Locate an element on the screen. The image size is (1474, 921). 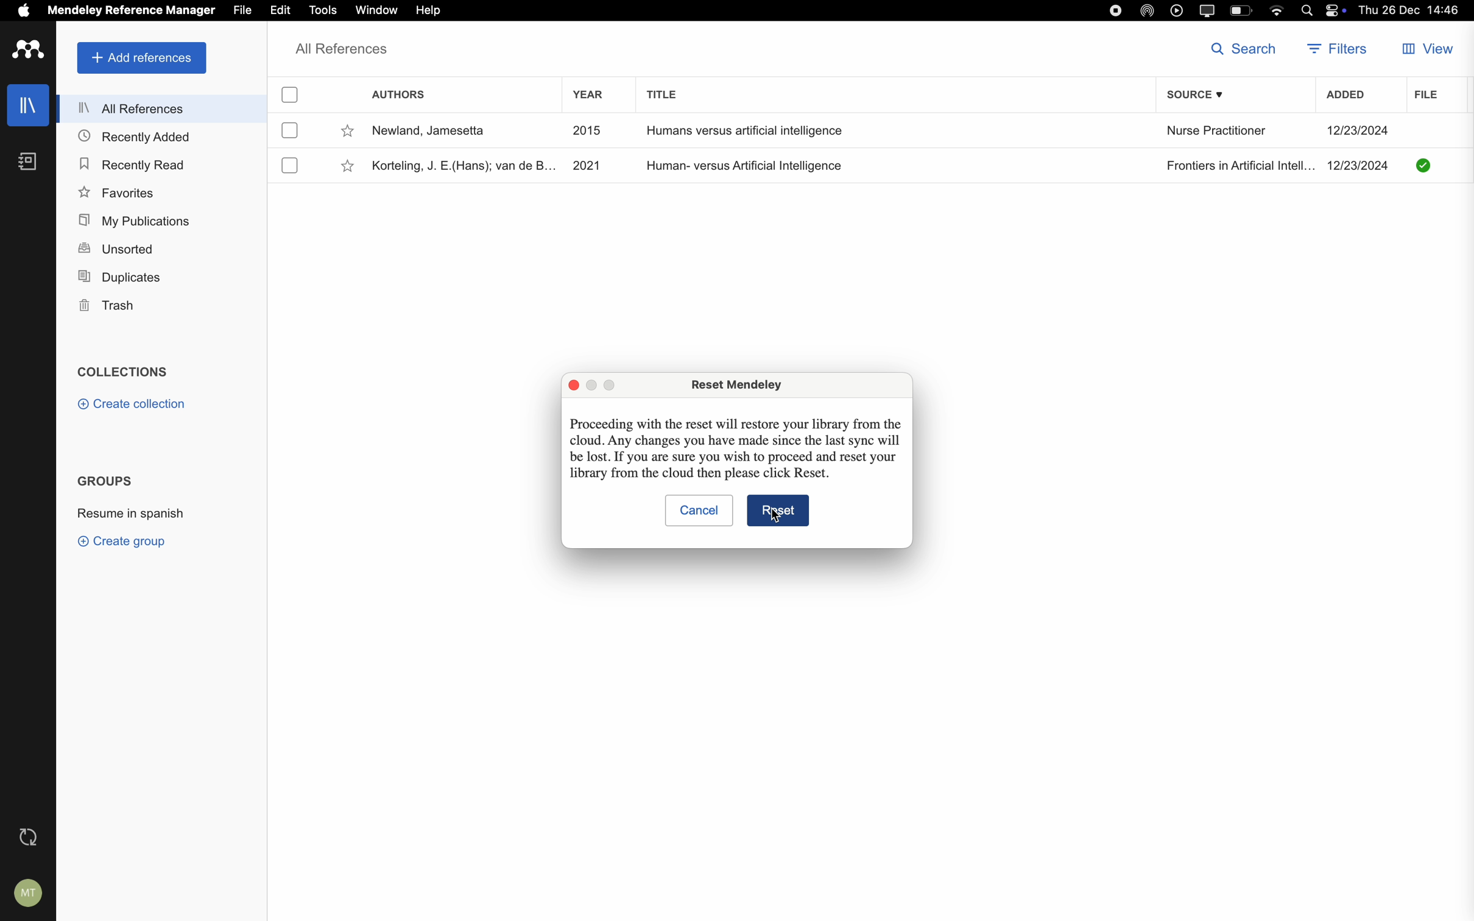
Newland, Jamesetta is located at coordinates (431, 130).